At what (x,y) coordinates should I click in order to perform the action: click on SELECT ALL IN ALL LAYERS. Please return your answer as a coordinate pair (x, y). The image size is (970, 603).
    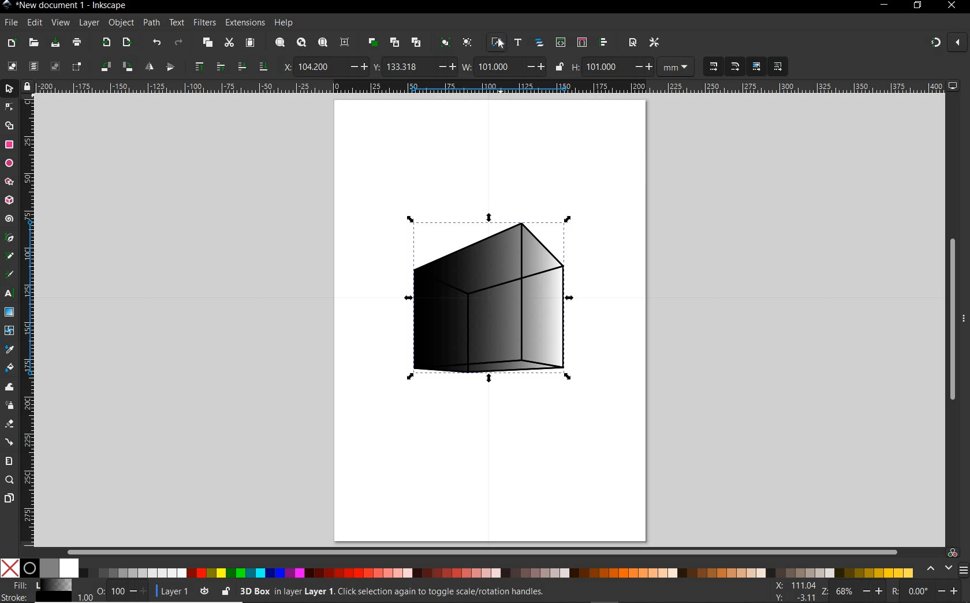
    Looking at the image, I should click on (33, 66).